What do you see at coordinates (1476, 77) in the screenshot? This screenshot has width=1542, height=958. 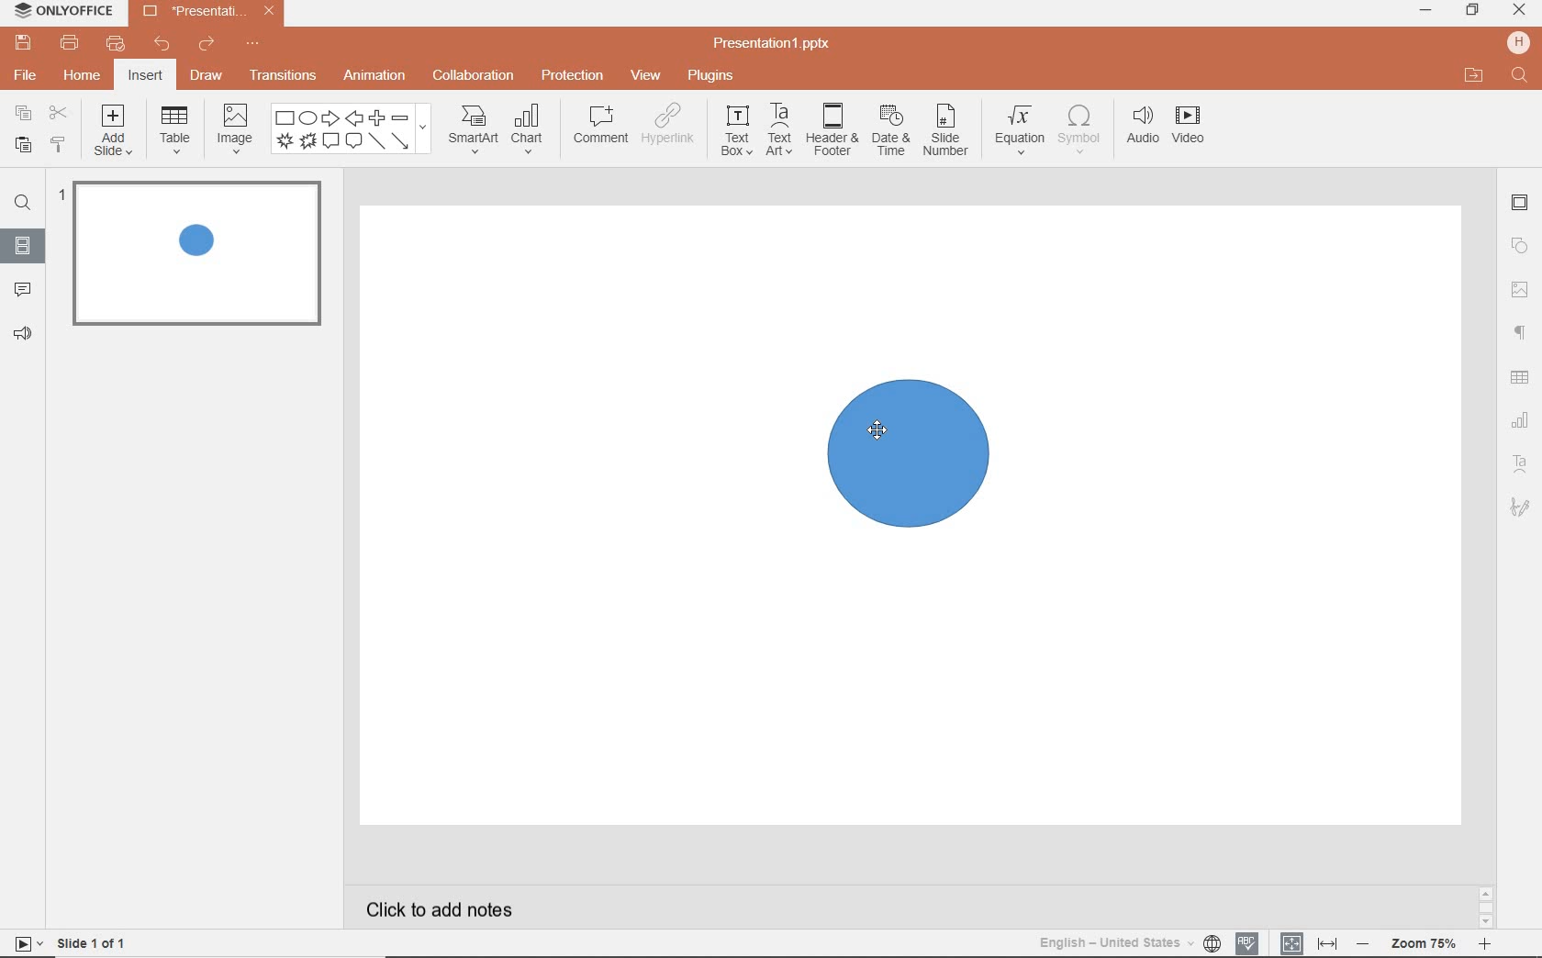 I see `open file location` at bounding box center [1476, 77].